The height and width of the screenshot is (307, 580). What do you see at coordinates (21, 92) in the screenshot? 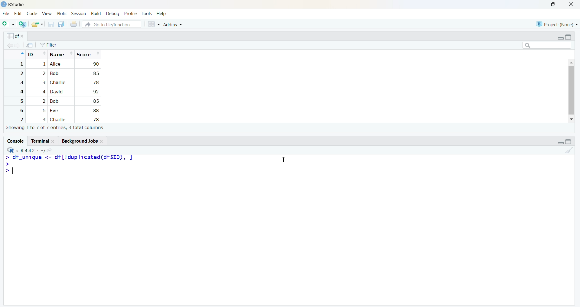
I see `4` at bounding box center [21, 92].